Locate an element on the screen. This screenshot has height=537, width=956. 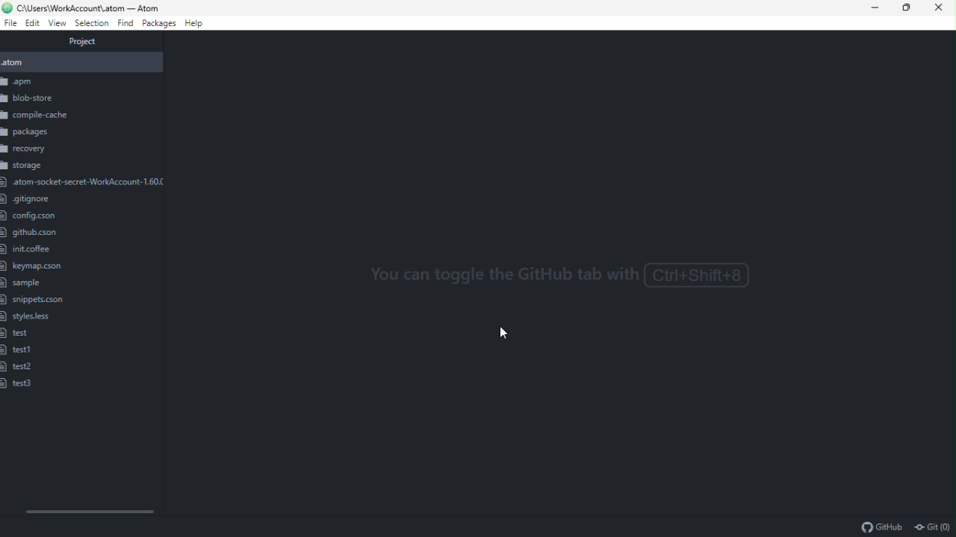
Restore is located at coordinates (911, 7).